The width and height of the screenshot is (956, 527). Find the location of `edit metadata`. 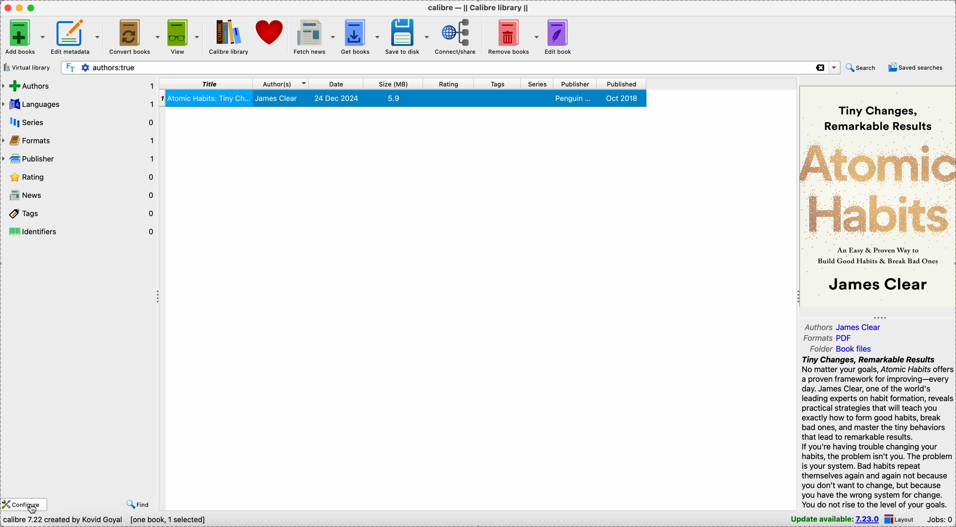

edit metadata is located at coordinates (75, 36).